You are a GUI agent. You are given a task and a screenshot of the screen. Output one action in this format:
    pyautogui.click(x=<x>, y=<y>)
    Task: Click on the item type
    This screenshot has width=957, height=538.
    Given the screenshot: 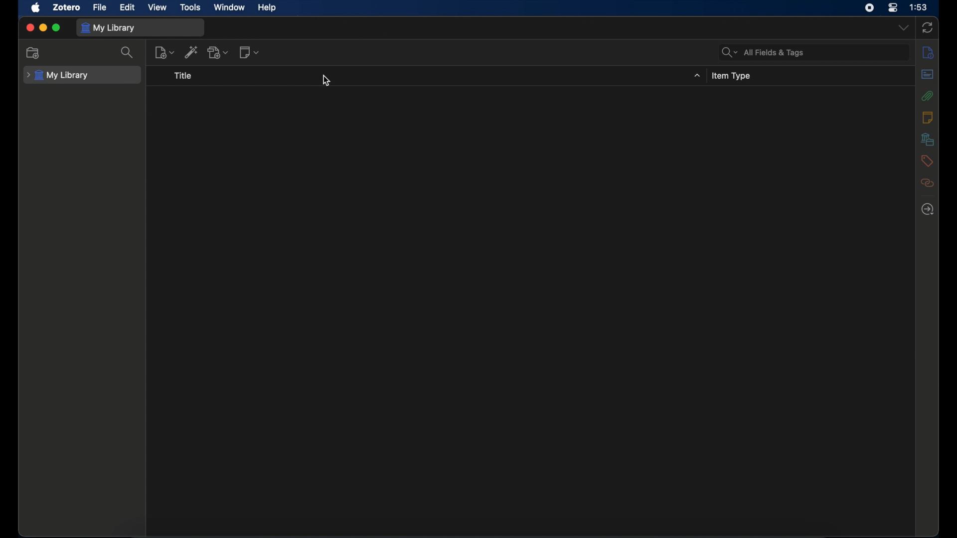 What is the action you would take?
    pyautogui.click(x=732, y=76)
    